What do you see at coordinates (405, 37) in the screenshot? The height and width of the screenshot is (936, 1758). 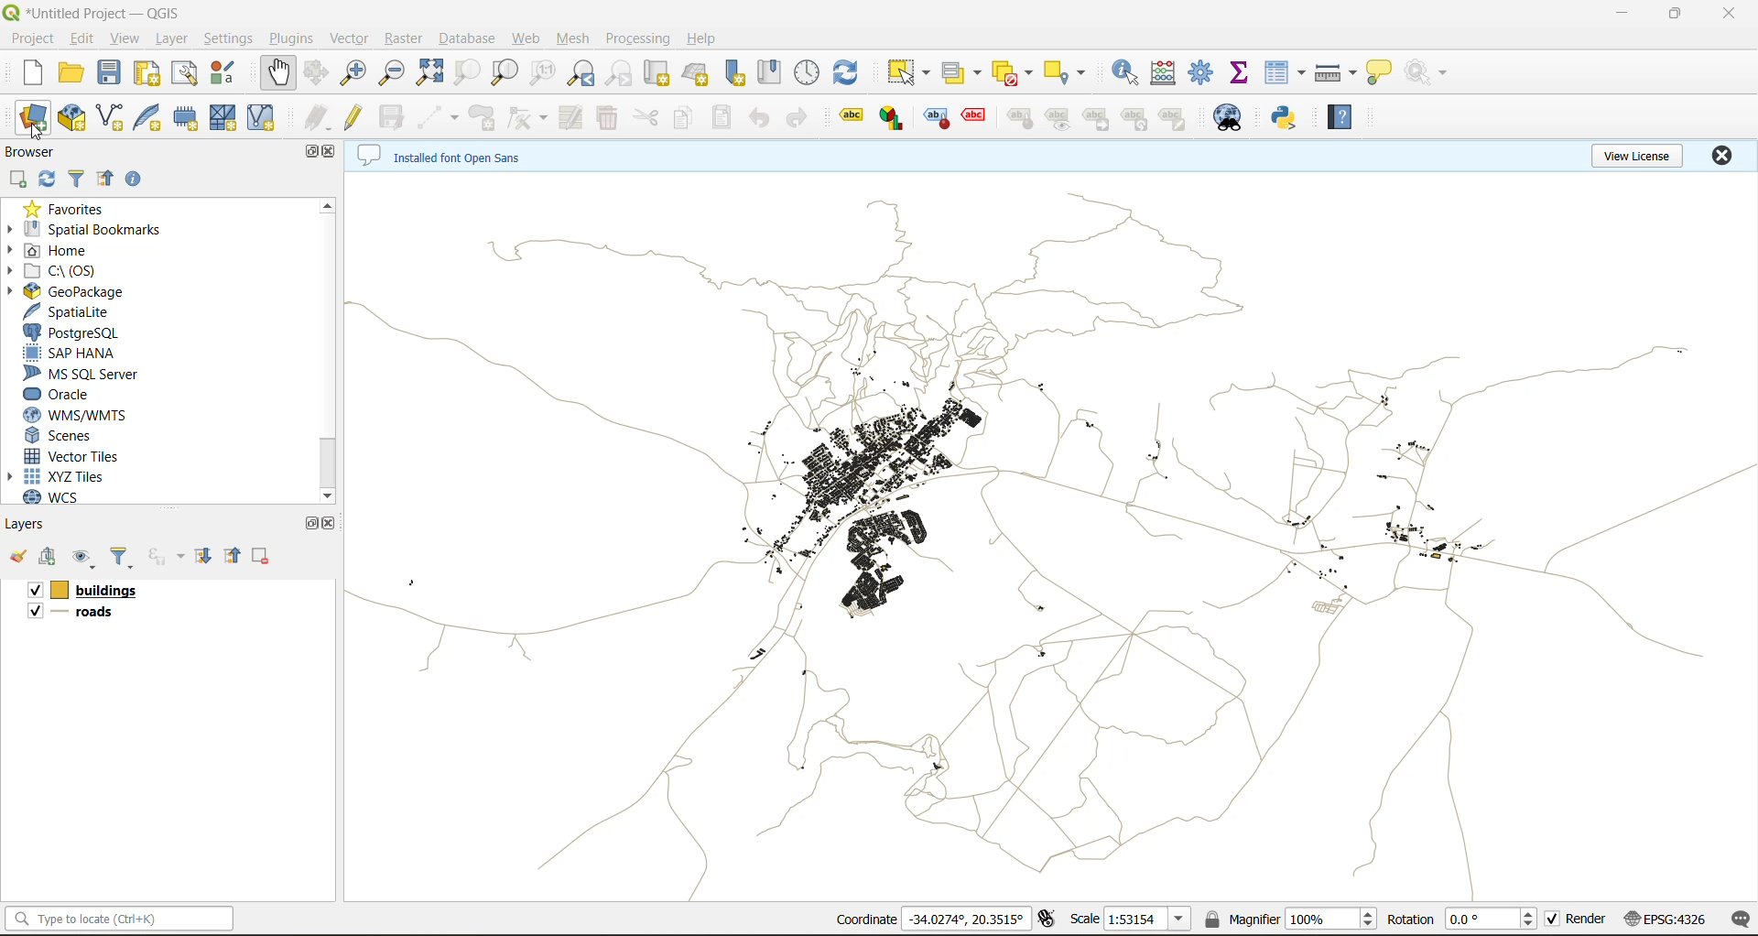 I see `raster` at bounding box center [405, 37].